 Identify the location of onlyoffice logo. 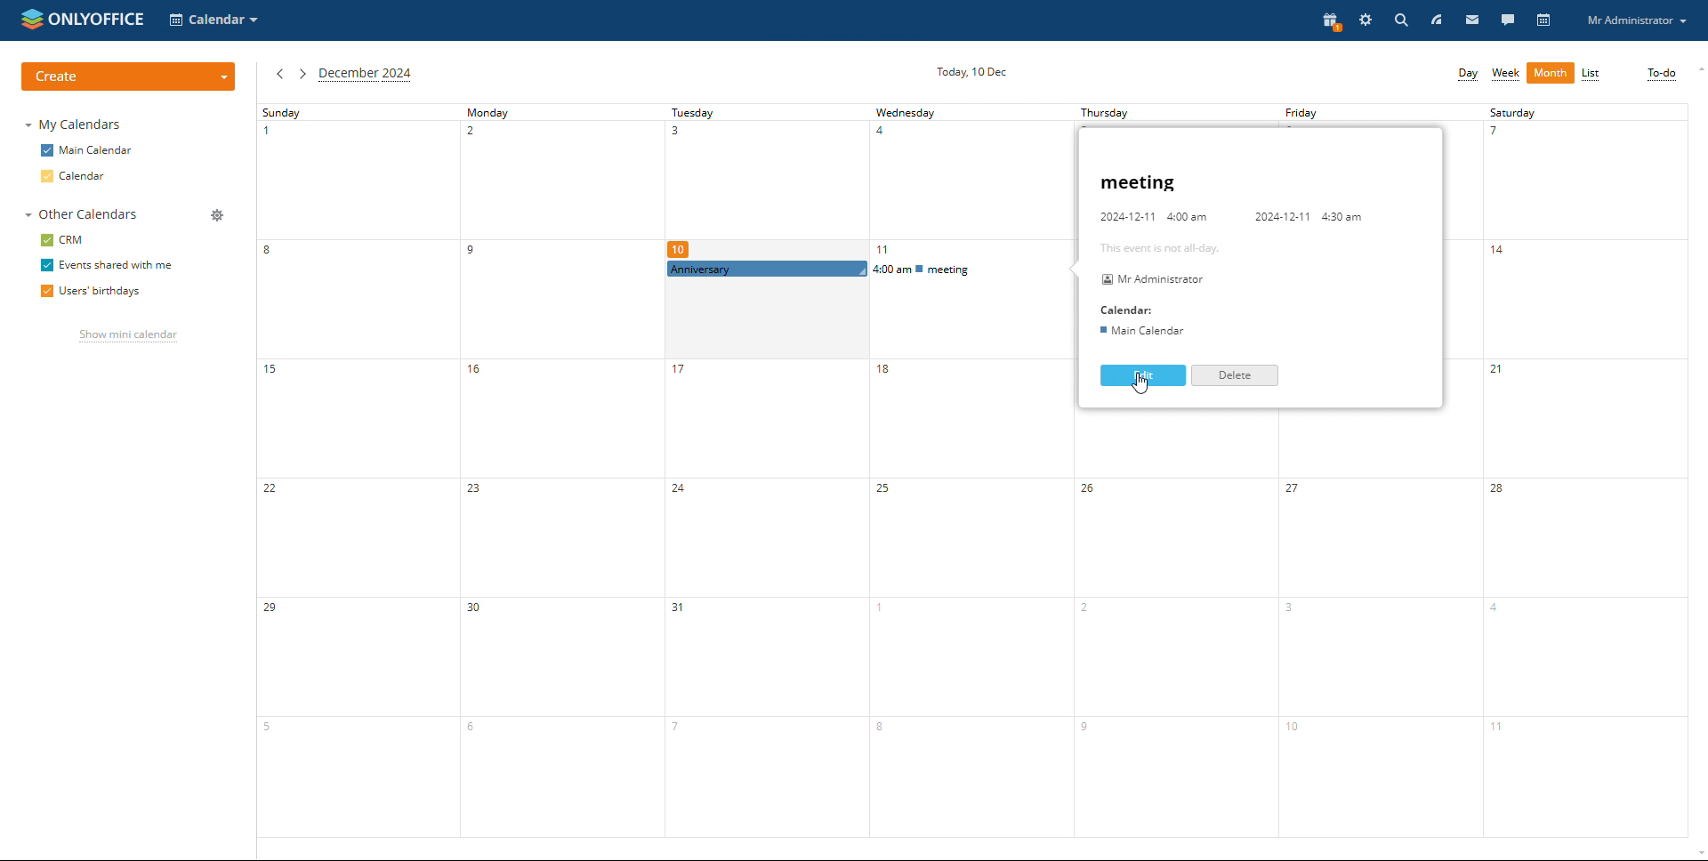
(31, 21).